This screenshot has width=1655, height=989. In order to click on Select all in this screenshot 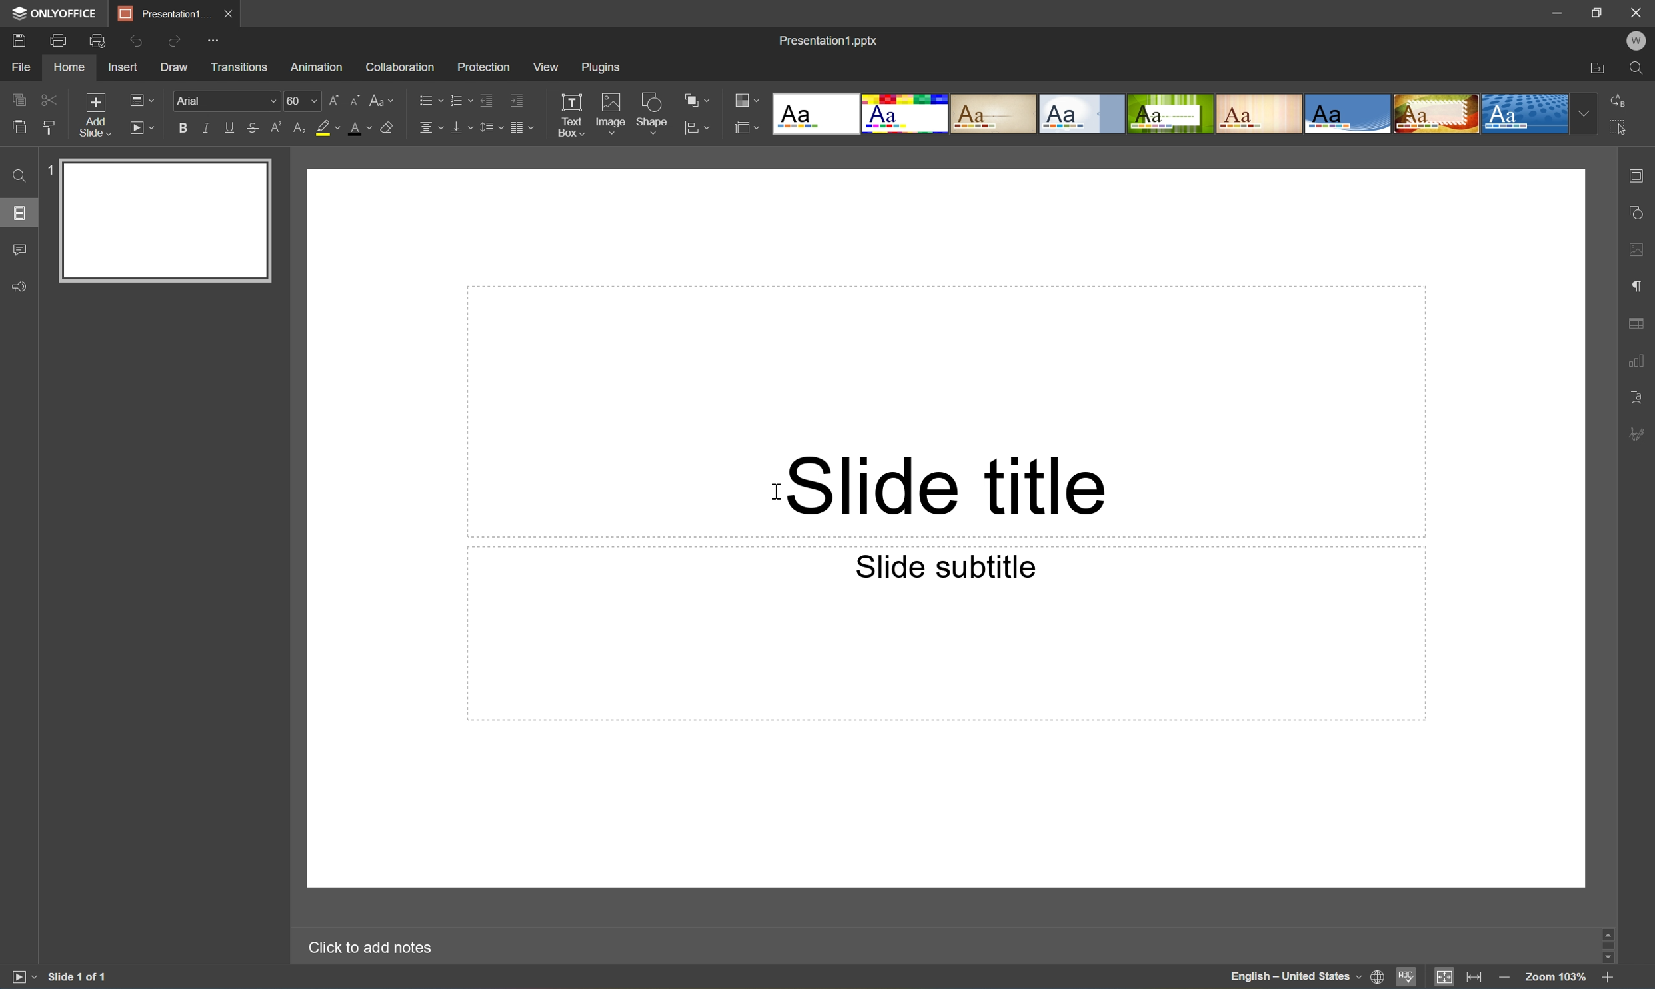, I will do `click(1619, 129)`.